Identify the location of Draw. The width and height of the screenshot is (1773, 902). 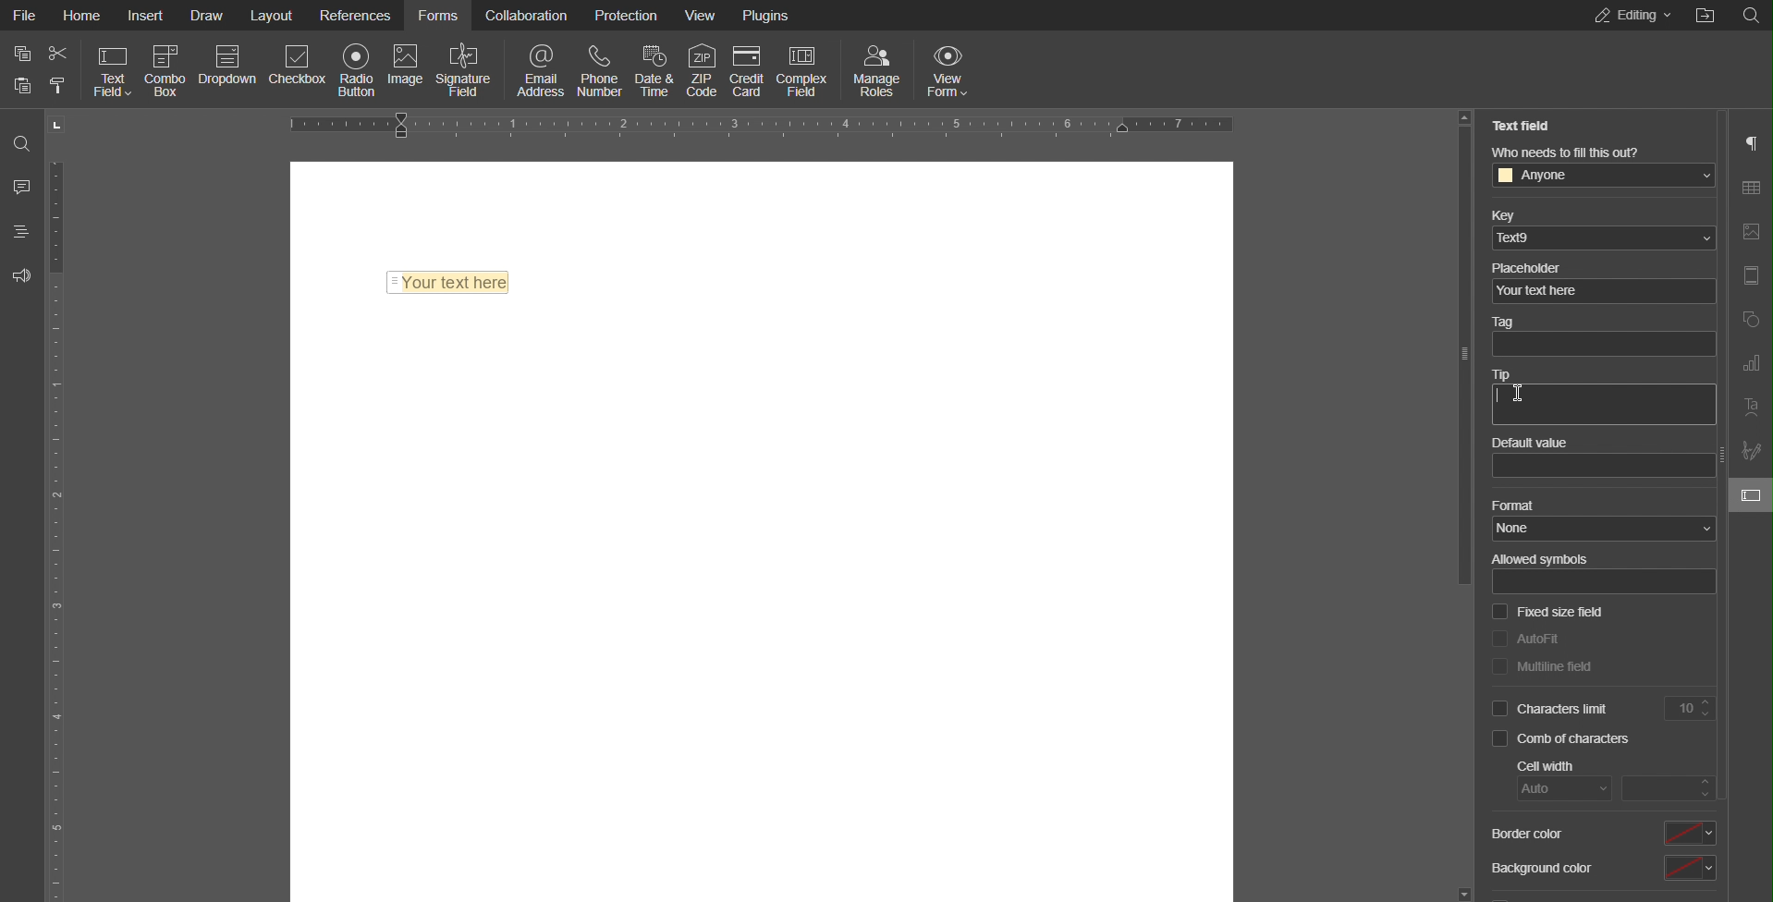
(207, 16).